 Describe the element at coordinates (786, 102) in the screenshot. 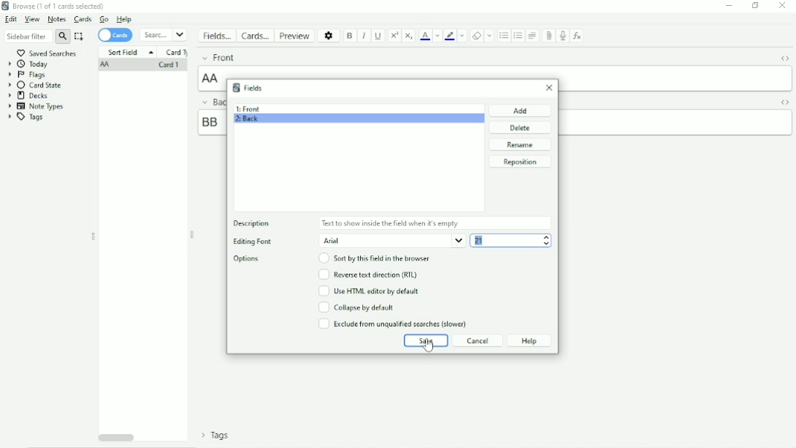

I see `Toggle HTML Editor` at that location.